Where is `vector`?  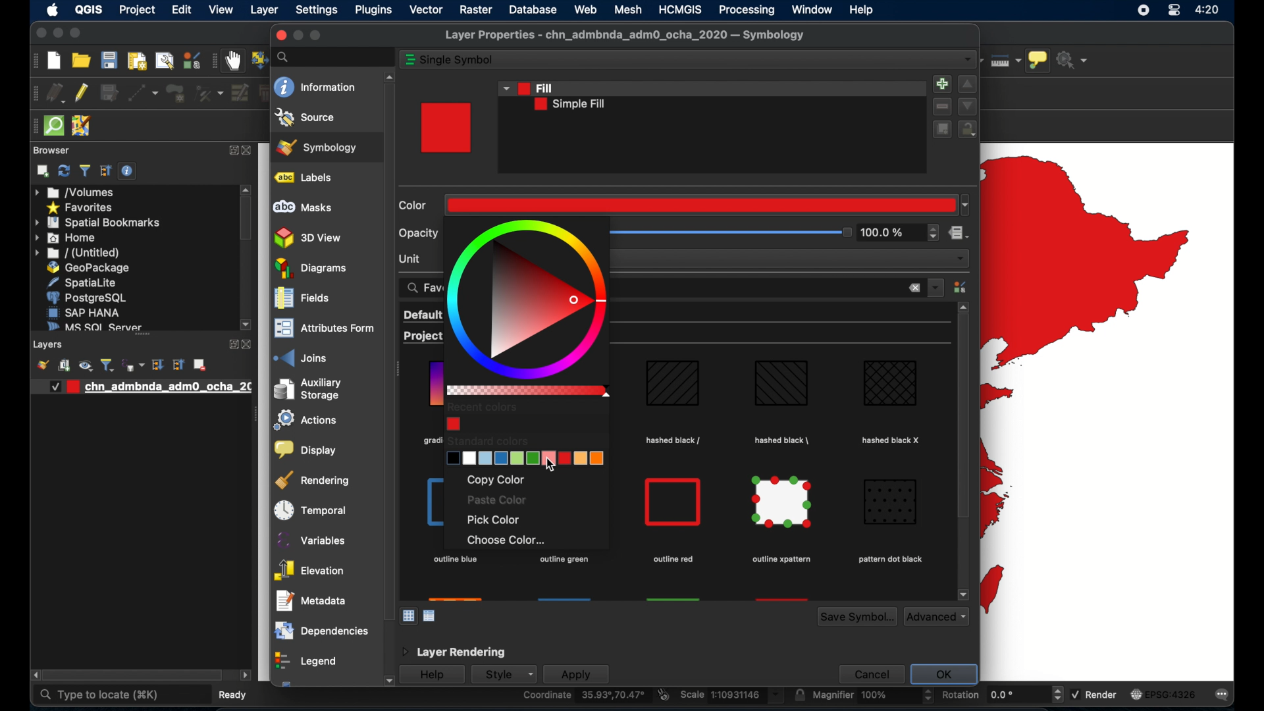
vector is located at coordinates (427, 10).